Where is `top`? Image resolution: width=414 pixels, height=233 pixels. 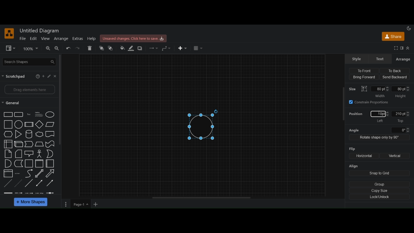
top is located at coordinates (401, 117).